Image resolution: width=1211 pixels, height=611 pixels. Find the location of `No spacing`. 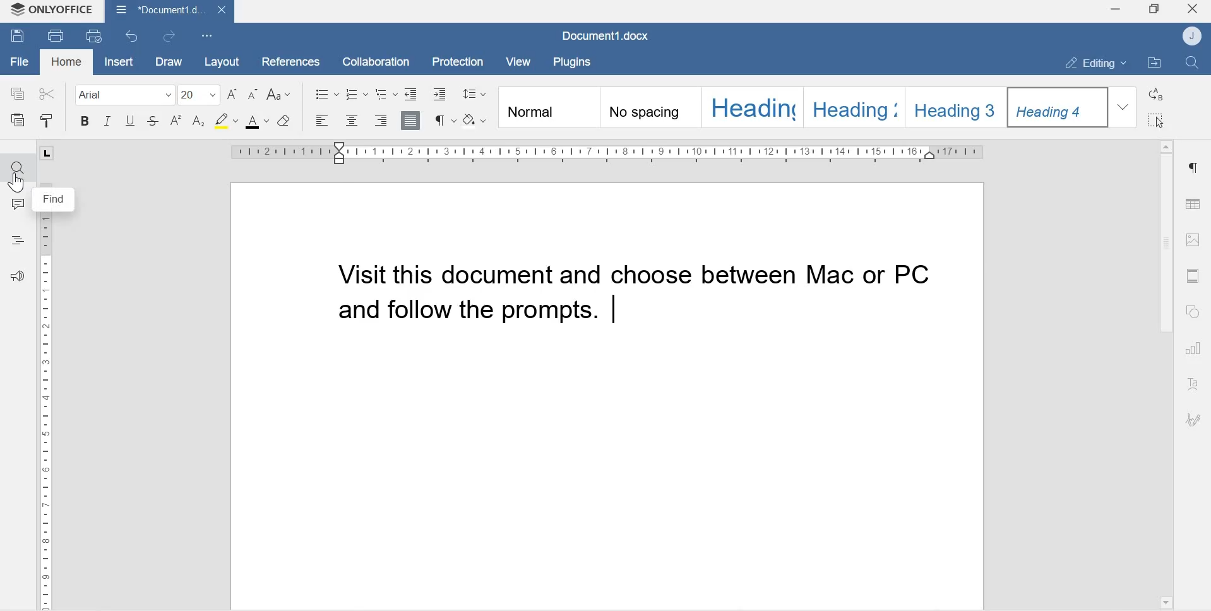

No spacing is located at coordinates (650, 109).